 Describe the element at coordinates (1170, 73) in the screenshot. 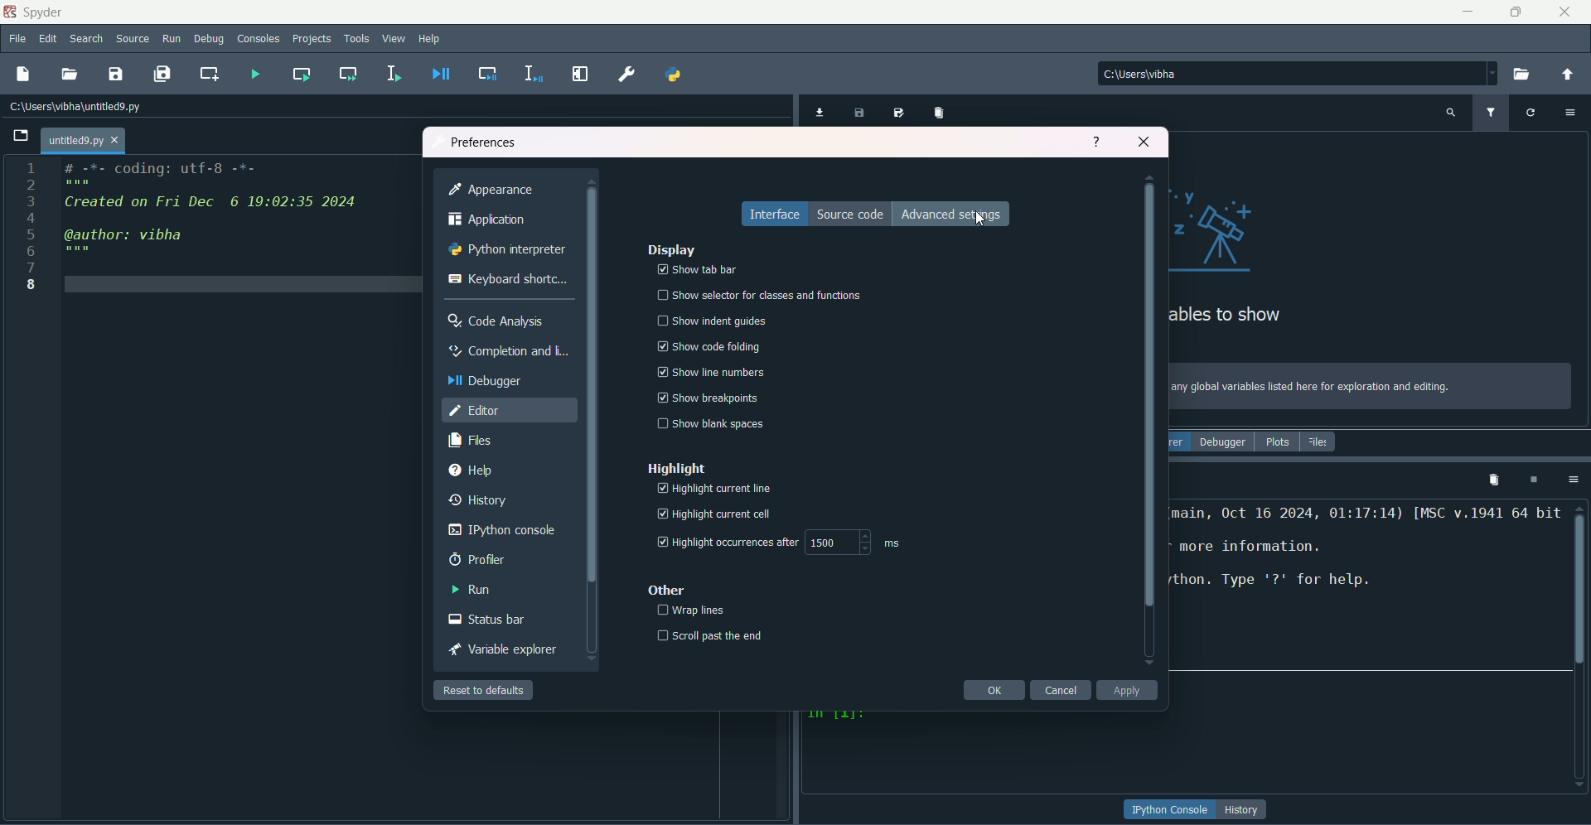

I see `file path` at that location.